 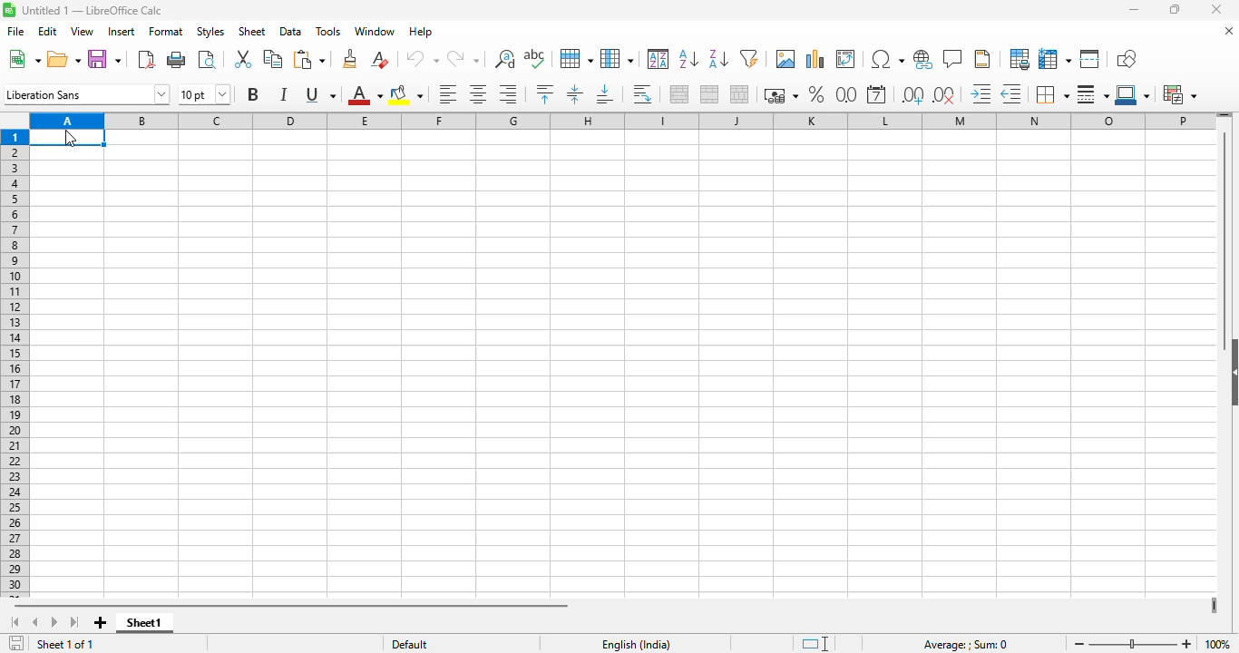 What do you see at coordinates (749, 58) in the screenshot?
I see `AutoFilter` at bounding box center [749, 58].